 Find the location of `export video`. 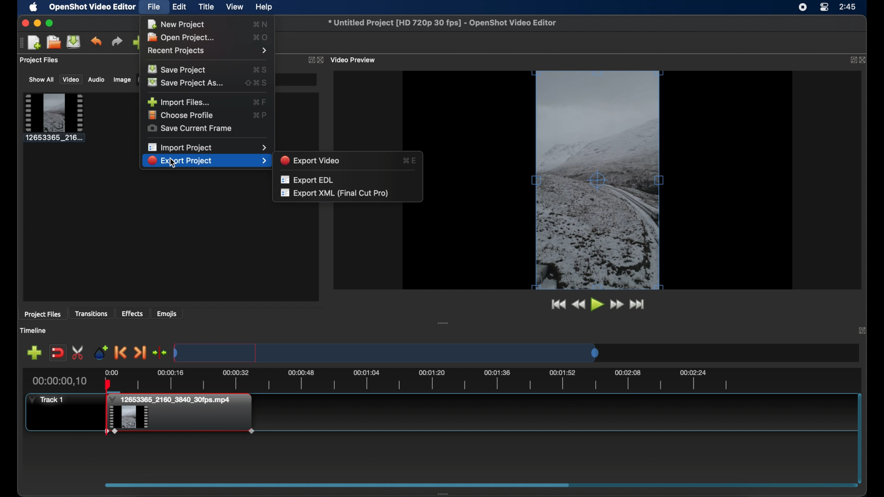

export video is located at coordinates (311, 160).